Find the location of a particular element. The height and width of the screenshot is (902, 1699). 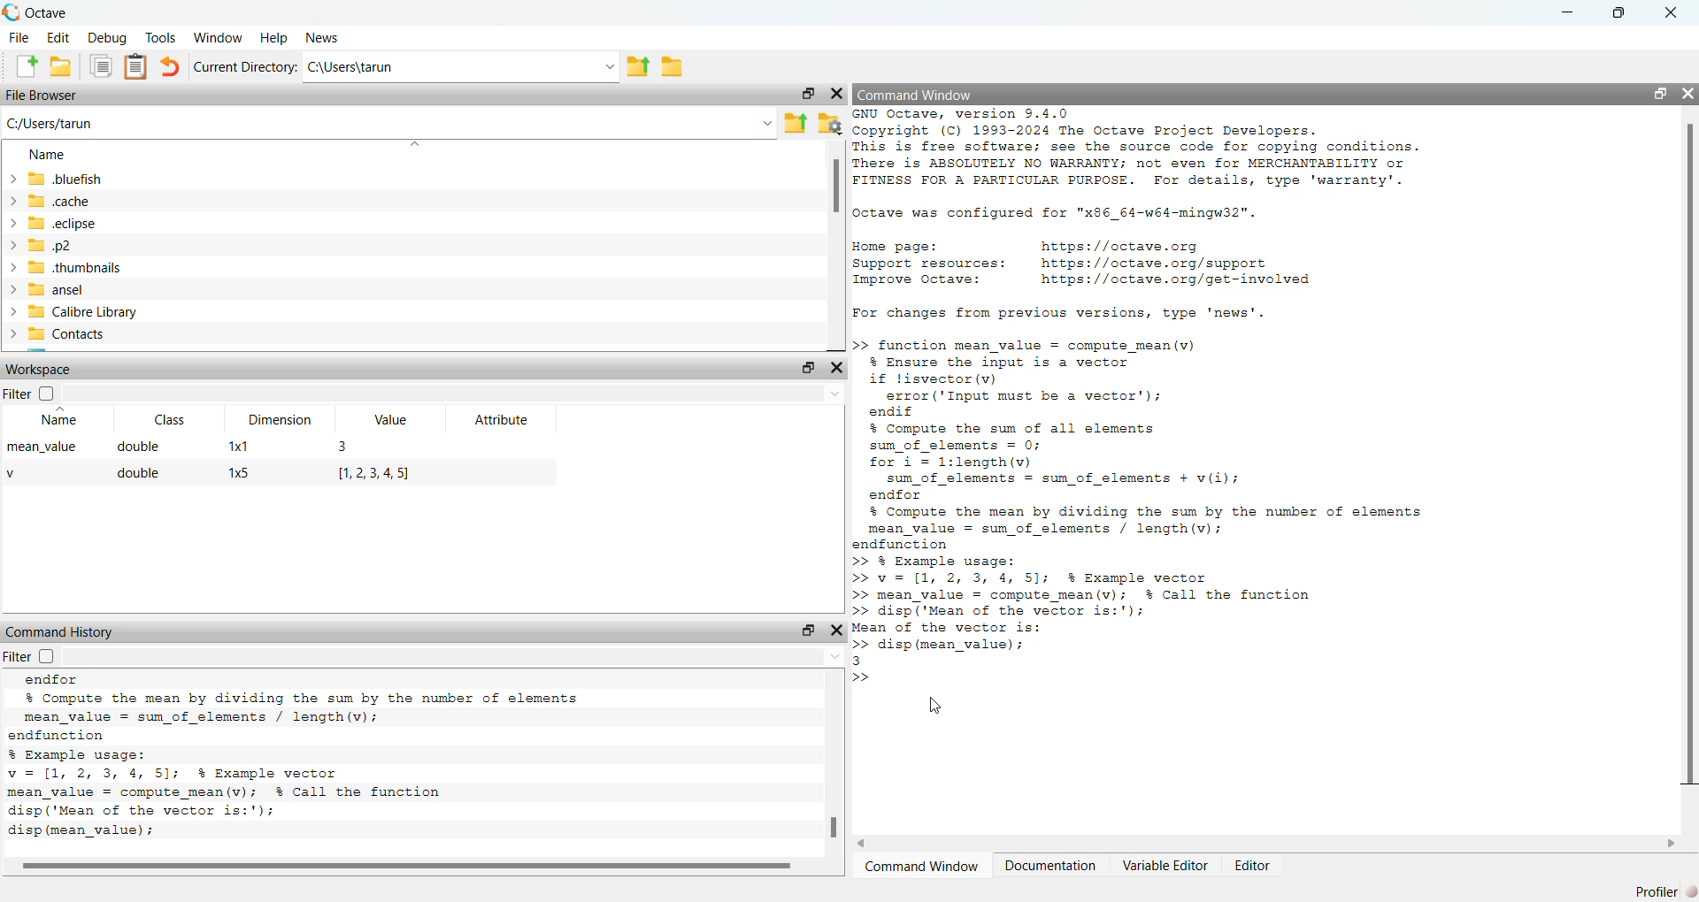

Dimension is located at coordinates (280, 419).